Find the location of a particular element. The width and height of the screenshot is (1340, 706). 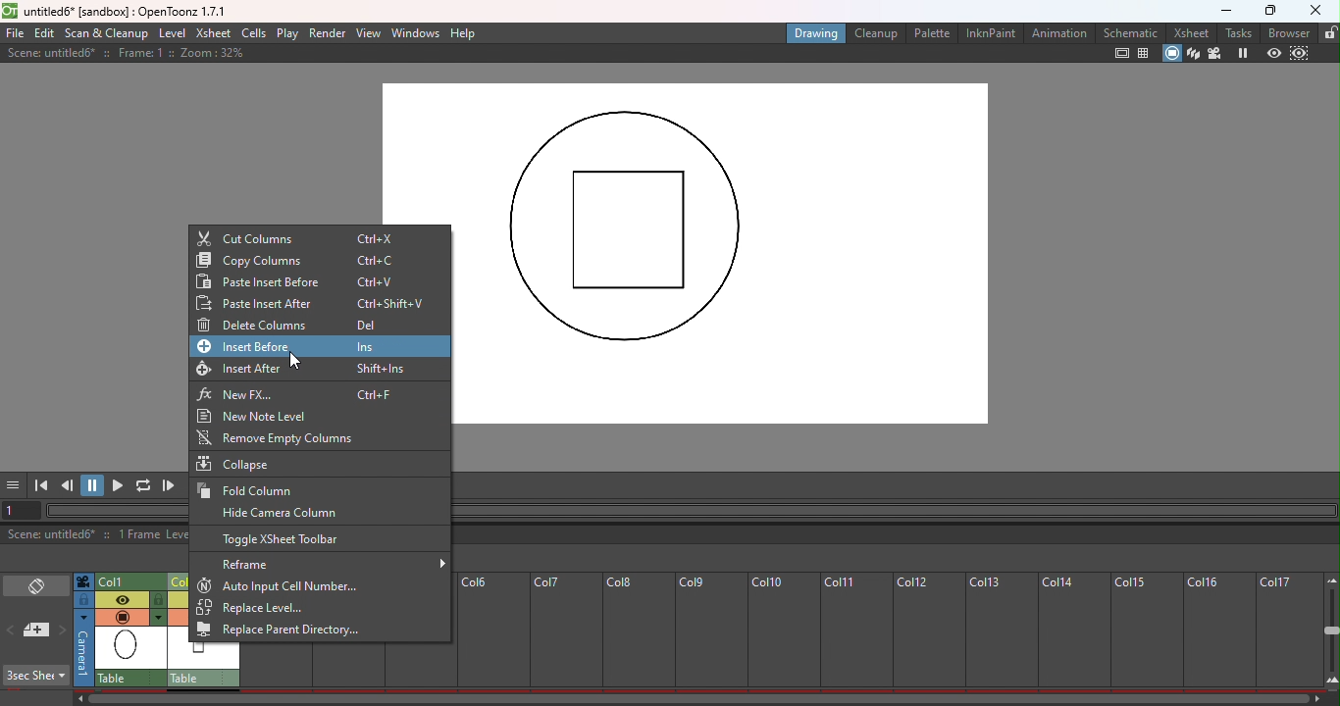

Click to select camera is located at coordinates (83, 600).